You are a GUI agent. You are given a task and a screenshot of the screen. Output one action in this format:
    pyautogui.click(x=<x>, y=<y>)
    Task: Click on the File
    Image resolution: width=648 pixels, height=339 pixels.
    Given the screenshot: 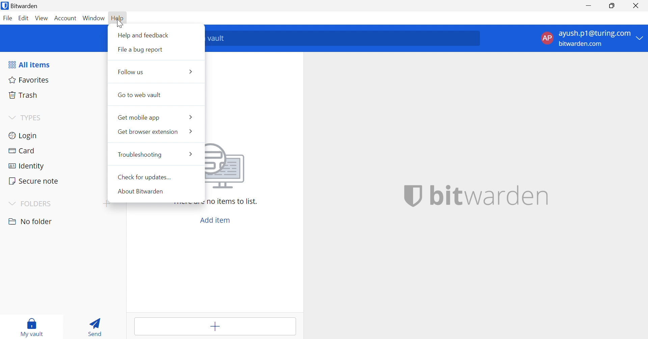 What is the action you would take?
    pyautogui.click(x=8, y=18)
    